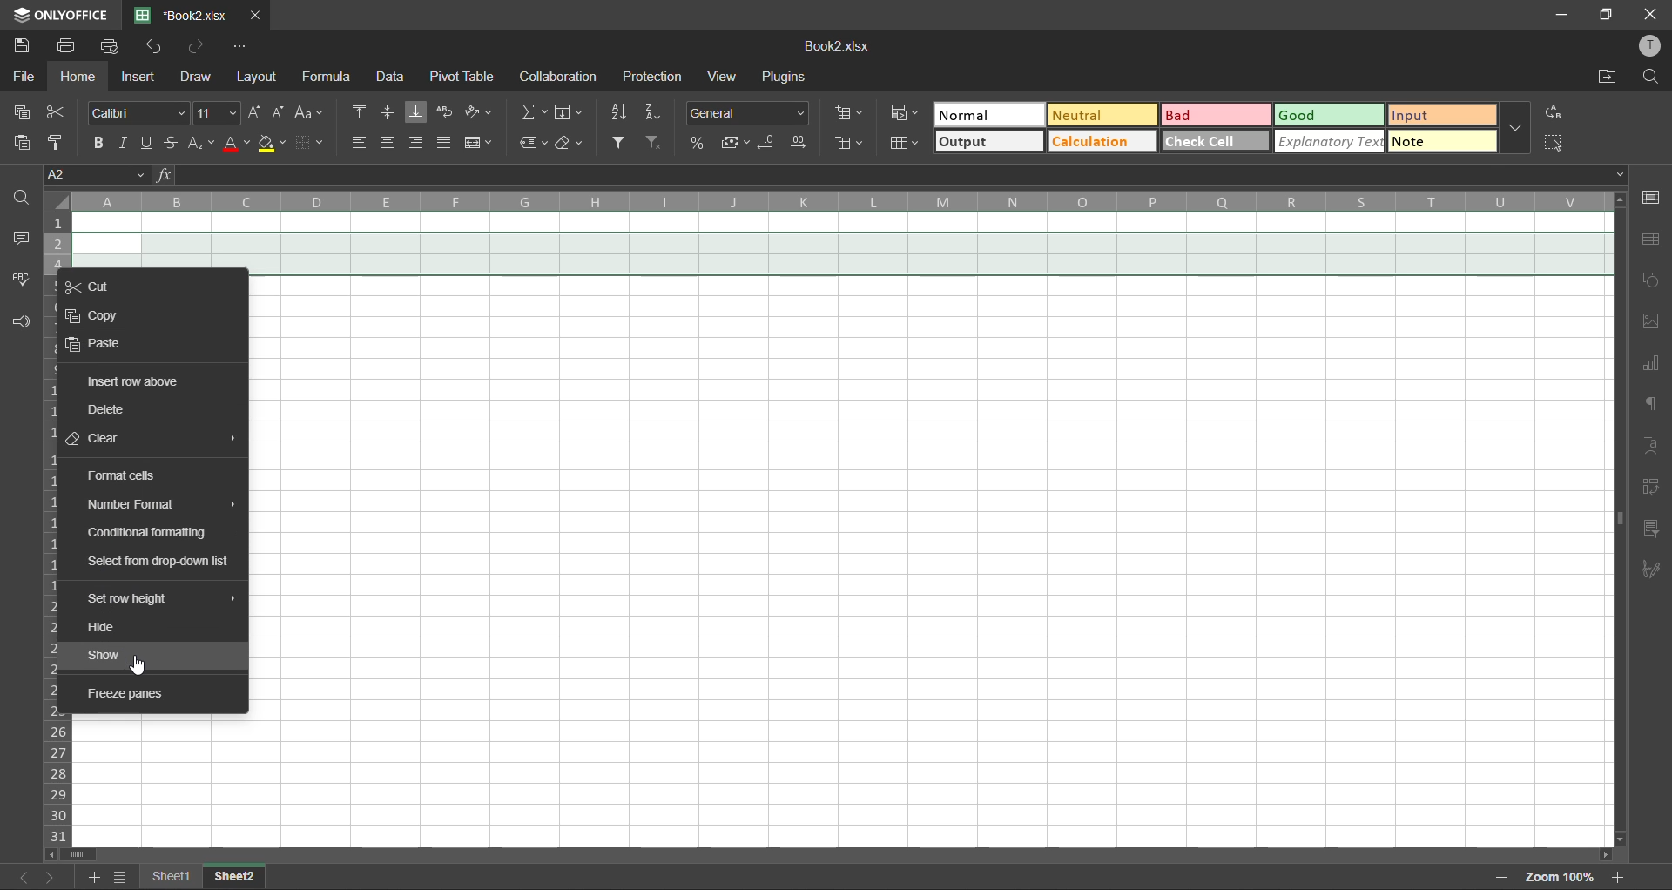 Image resolution: width=1672 pixels, height=890 pixels. What do you see at coordinates (388, 110) in the screenshot?
I see `align middle` at bounding box center [388, 110].